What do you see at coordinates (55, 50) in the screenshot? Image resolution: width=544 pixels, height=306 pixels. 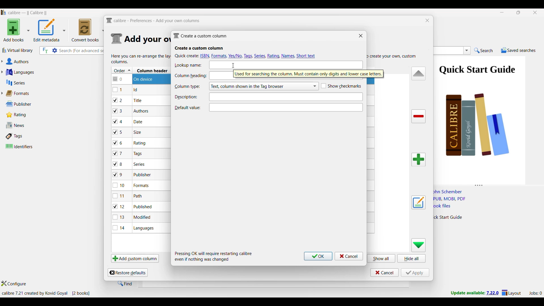 I see `Advanced search` at bounding box center [55, 50].